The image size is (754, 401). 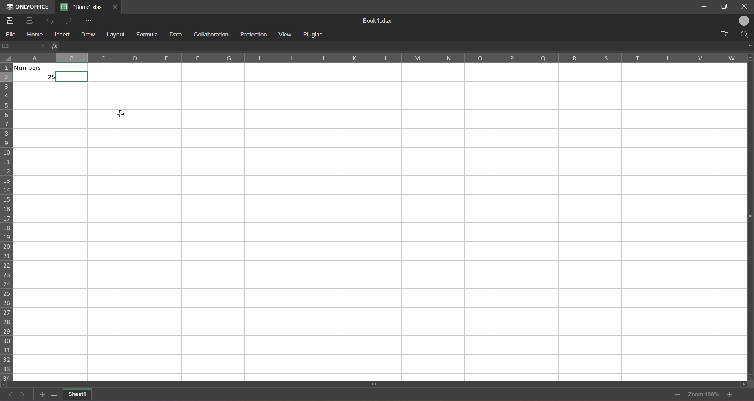 I want to click on layout, so click(x=115, y=34).